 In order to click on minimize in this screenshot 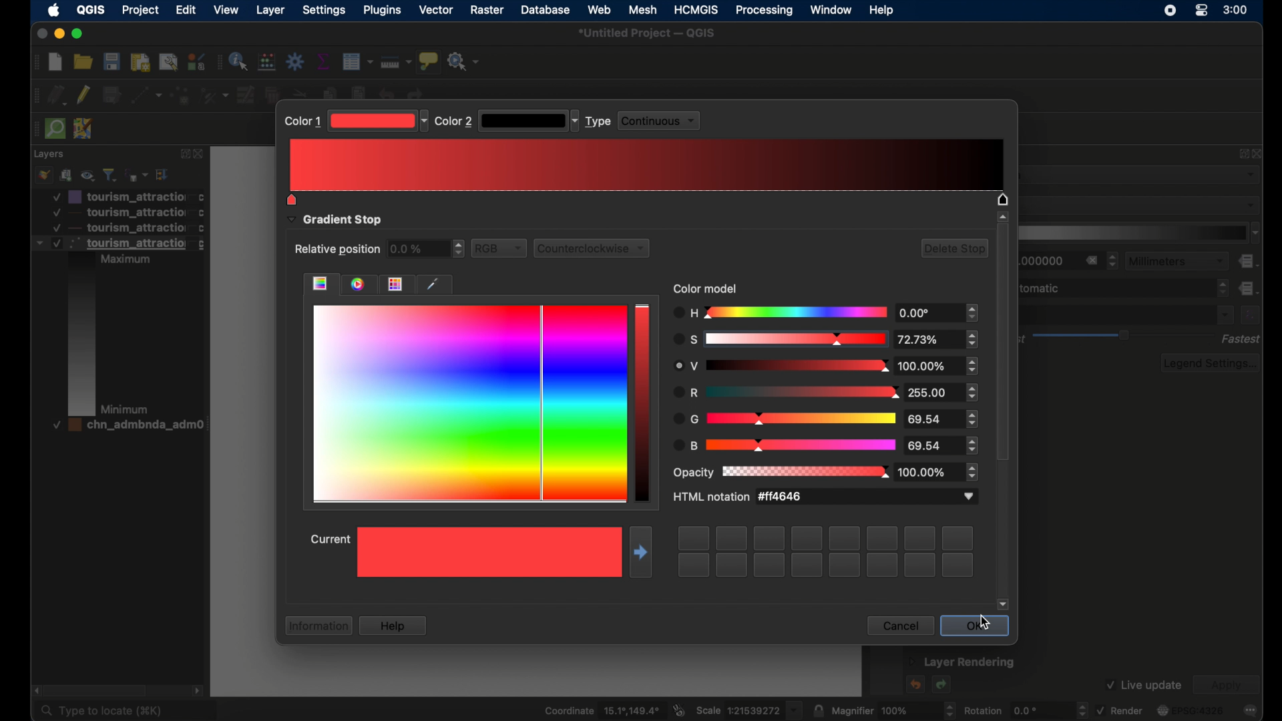, I will do `click(60, 34)`.